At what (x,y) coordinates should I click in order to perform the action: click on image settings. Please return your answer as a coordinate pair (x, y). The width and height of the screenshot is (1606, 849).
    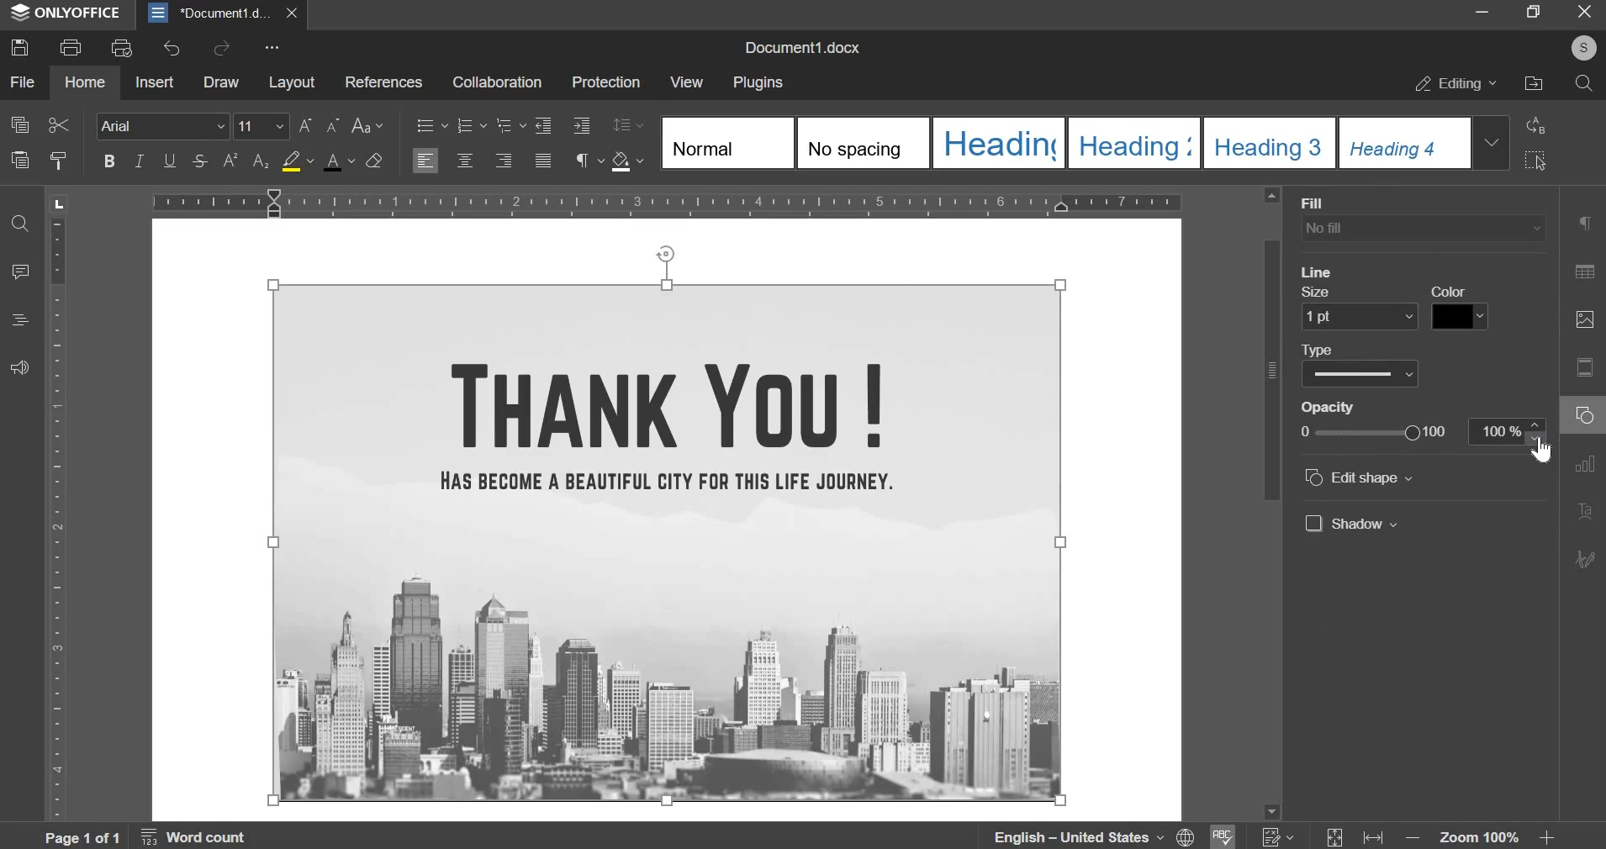
    Looking at the image, I should click on (1585, 320).